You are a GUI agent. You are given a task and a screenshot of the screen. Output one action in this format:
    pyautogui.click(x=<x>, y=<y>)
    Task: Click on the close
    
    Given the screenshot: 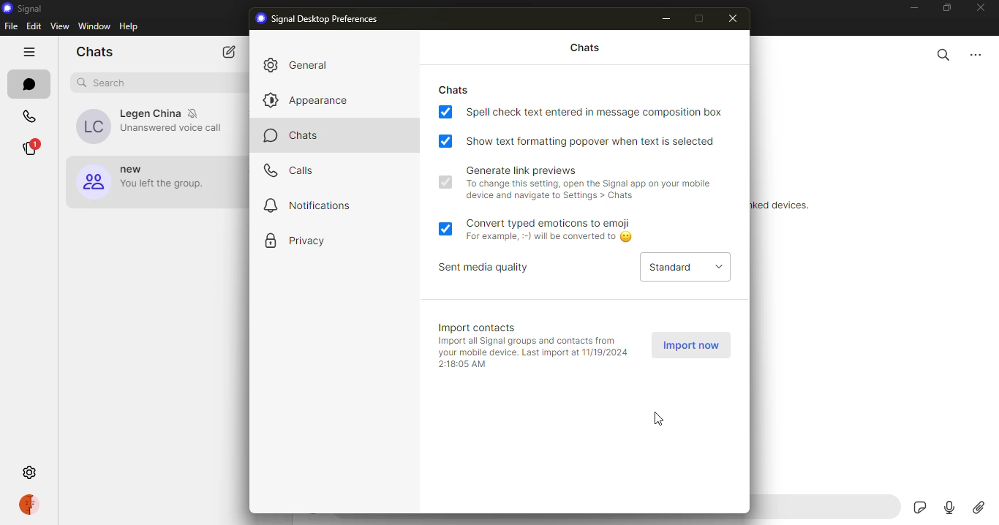 What is the action you would take?
    pyautogui.click(x=736, y=18)
    